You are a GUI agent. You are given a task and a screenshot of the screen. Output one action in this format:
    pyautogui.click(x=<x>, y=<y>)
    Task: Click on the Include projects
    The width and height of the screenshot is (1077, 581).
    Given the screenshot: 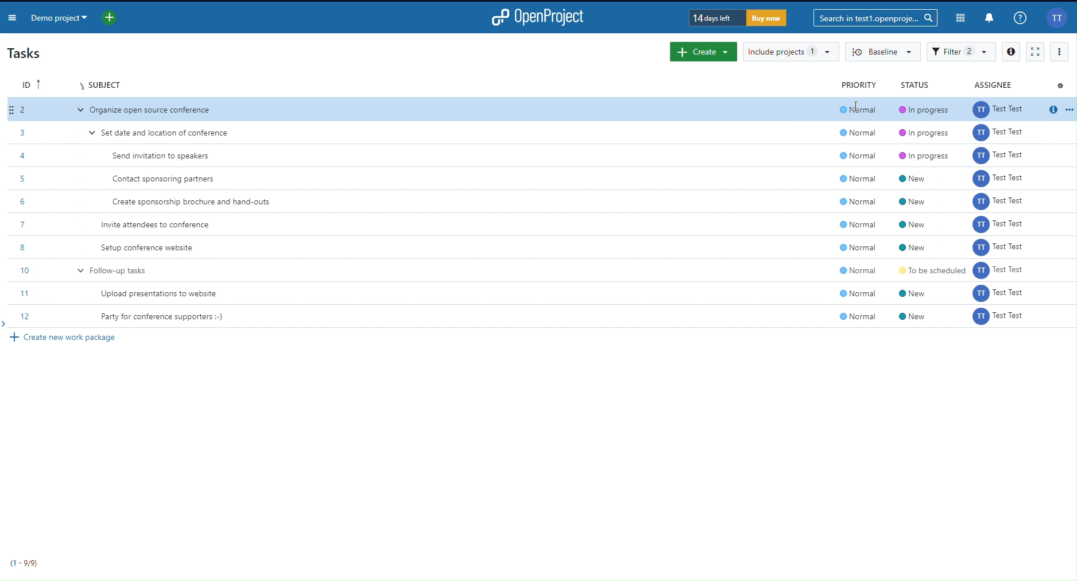 What is the action you would take?
    pyautogui.click(x=791, y=52)
    